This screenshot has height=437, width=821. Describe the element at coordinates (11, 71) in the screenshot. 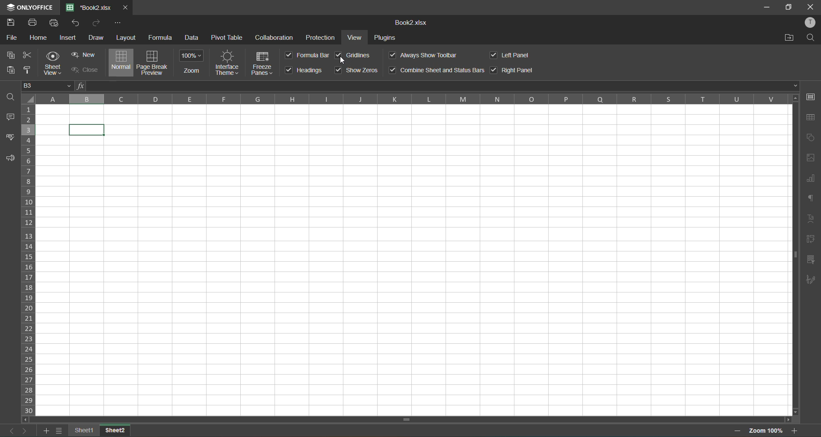

I see `paste` at that location.